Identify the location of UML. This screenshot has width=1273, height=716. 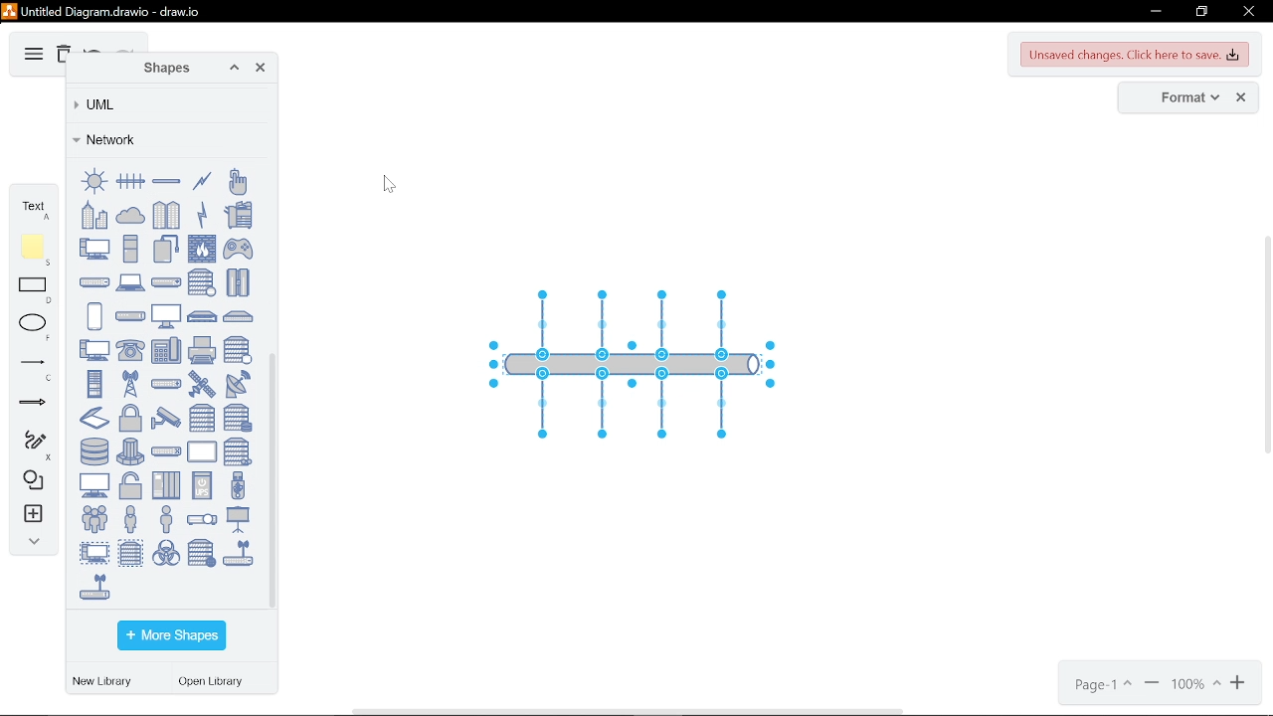
(163, 104).